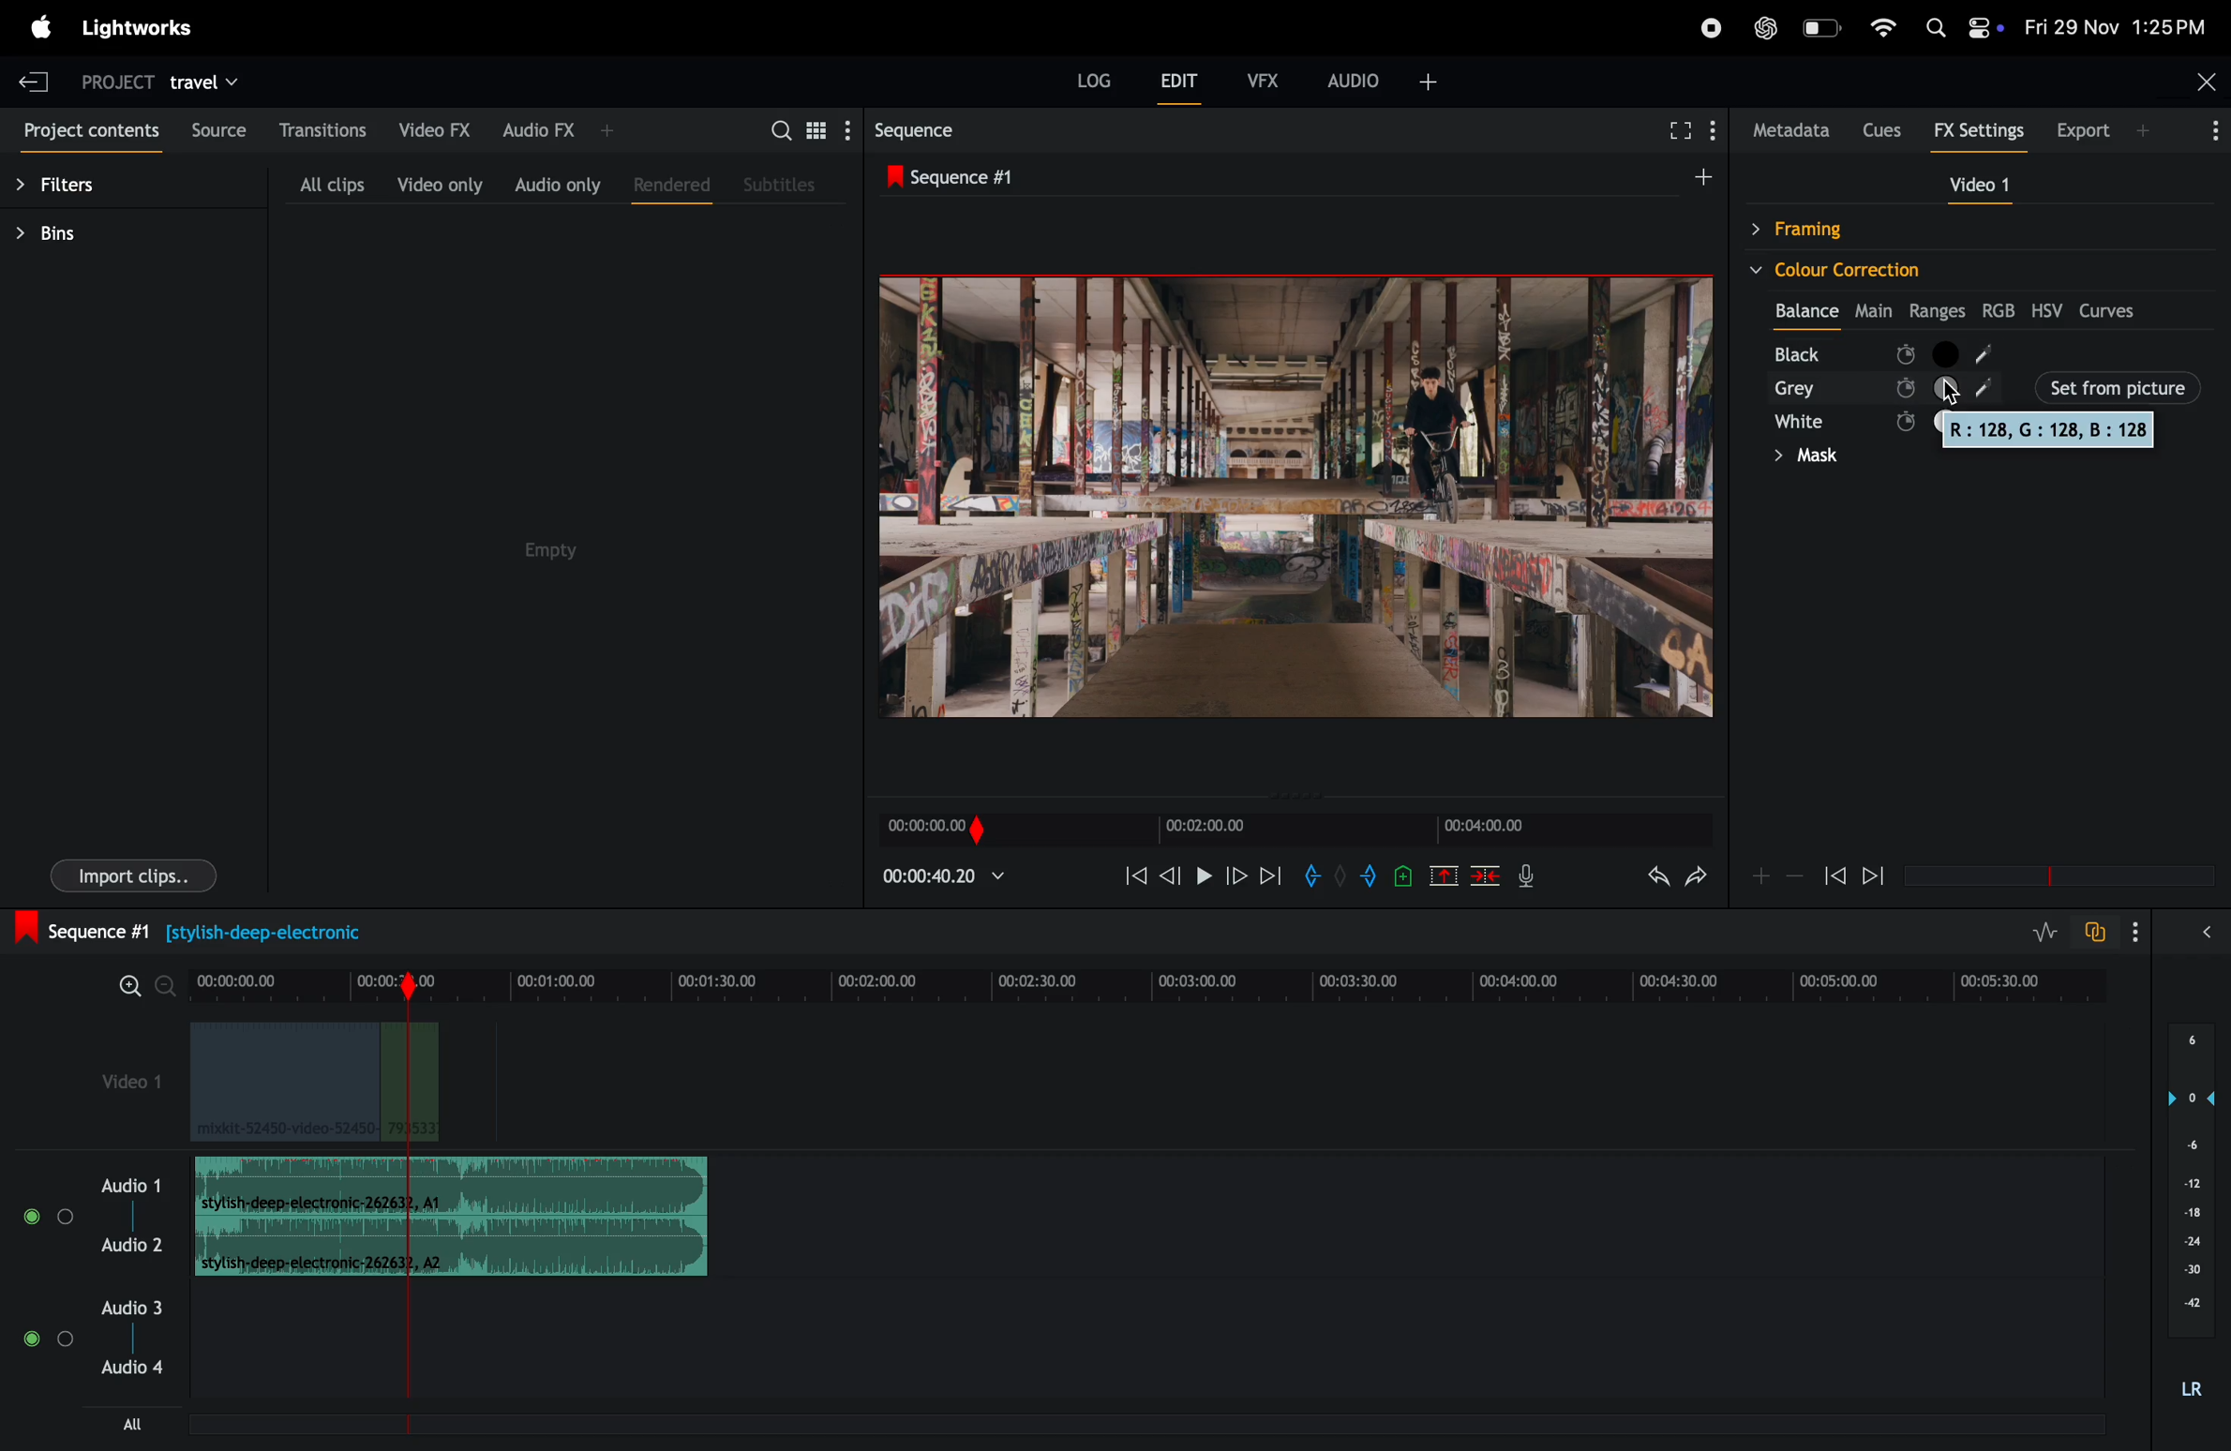 This screenshot has width=2231, height=1451. What do you see at coordinates (1369, 878) in the screenshot?
I see `add out mark to current position` at bounding box center [1369, 878].